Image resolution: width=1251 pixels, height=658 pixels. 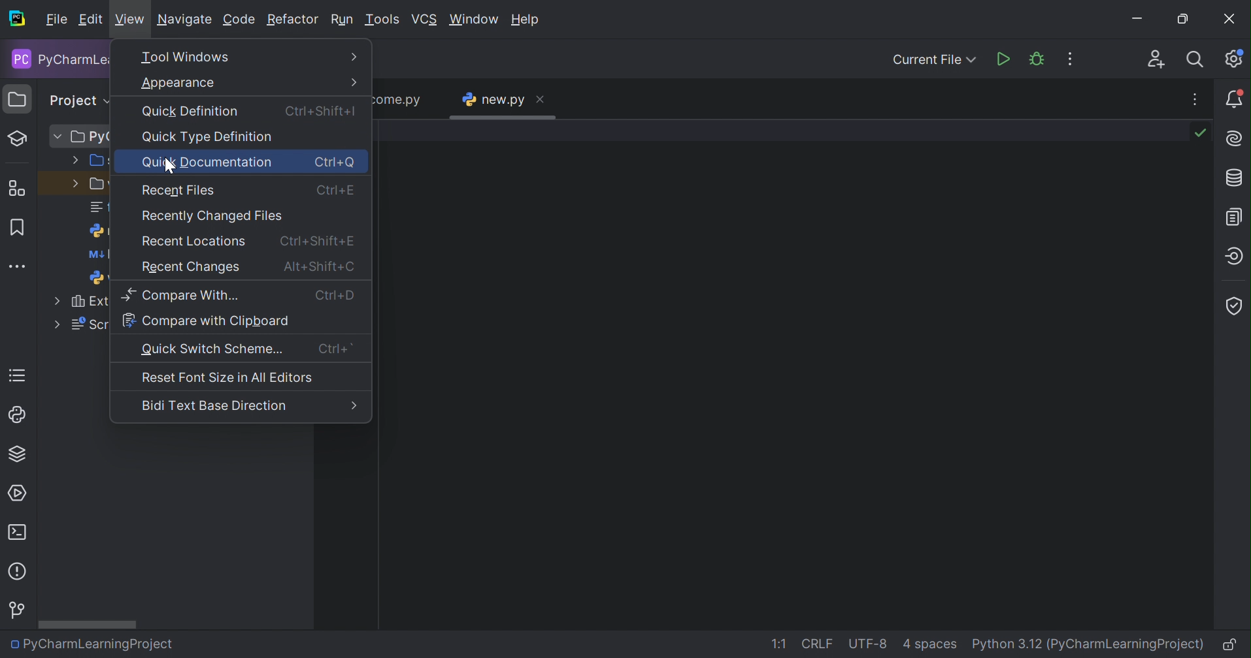 I want to click on Quick Type Definition, so click(x=208, y=136).